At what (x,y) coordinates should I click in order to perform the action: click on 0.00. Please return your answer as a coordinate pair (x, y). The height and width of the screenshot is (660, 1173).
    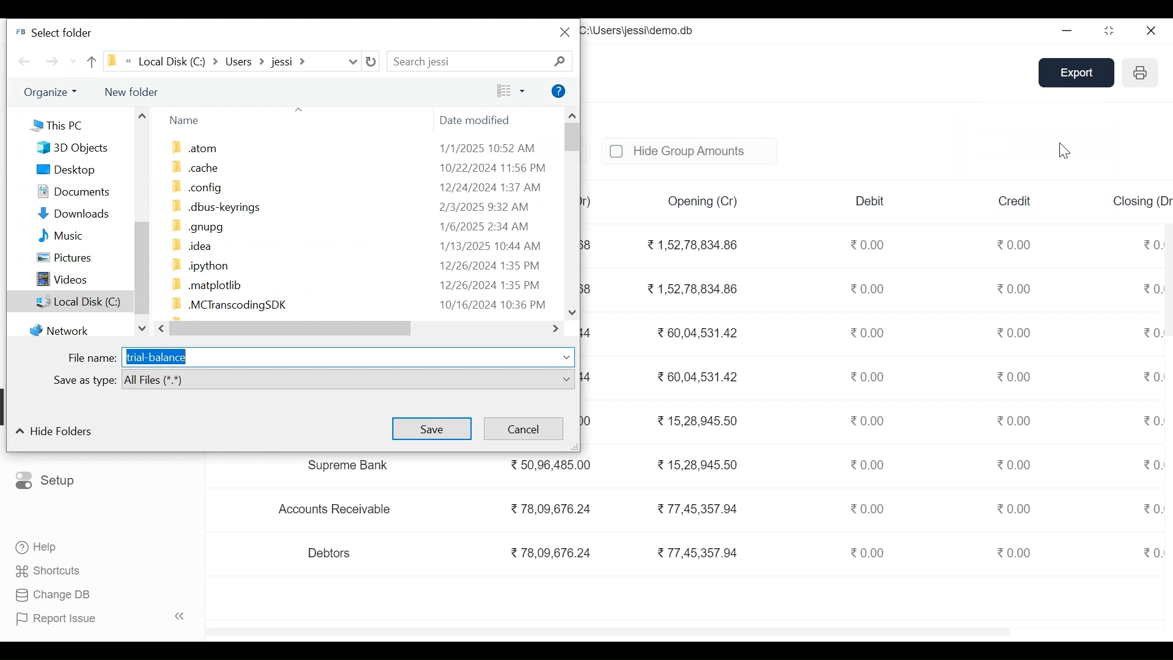
    Looking at the image, I should click on (867, 420).